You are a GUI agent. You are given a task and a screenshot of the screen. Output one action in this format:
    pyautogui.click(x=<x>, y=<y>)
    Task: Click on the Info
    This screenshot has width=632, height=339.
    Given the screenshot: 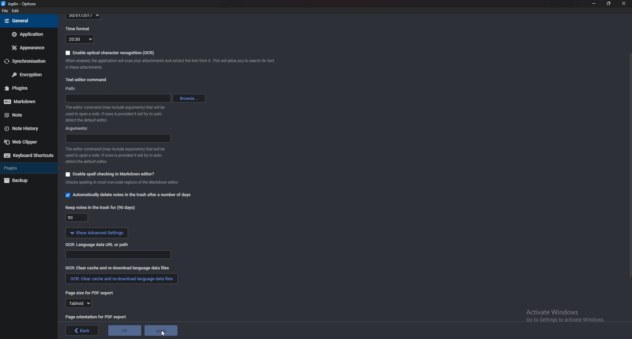 What is the action you would take?
    pyautogui.click(x=173, y=65)
    